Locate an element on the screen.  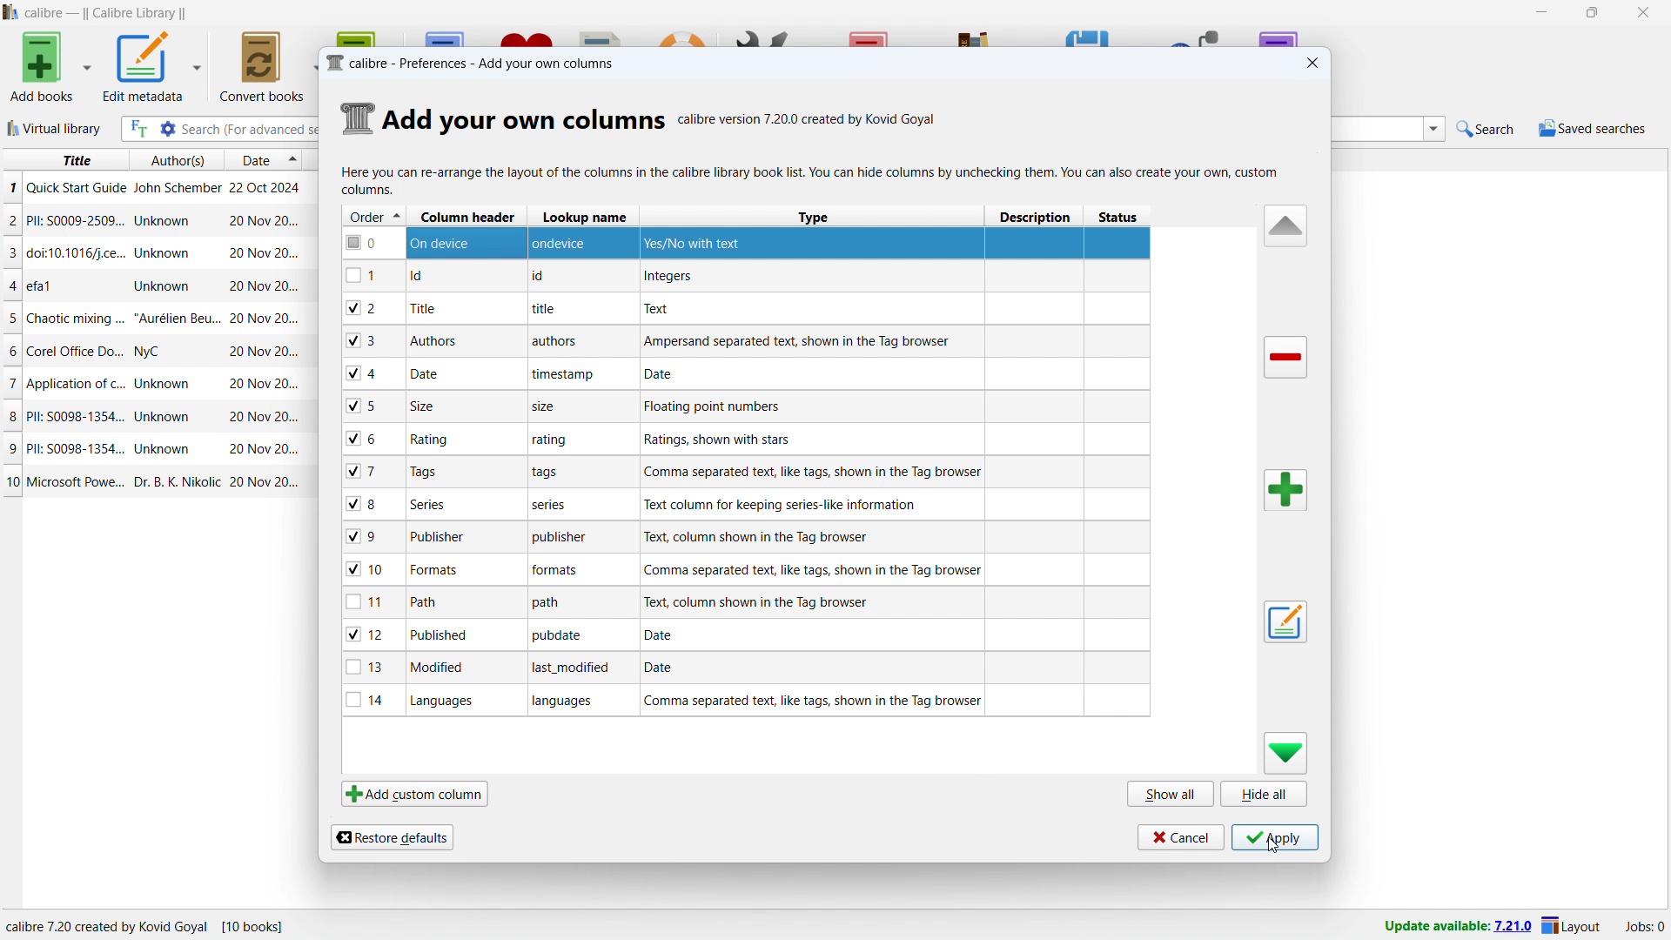
version details is located at coordinates (810, 122).